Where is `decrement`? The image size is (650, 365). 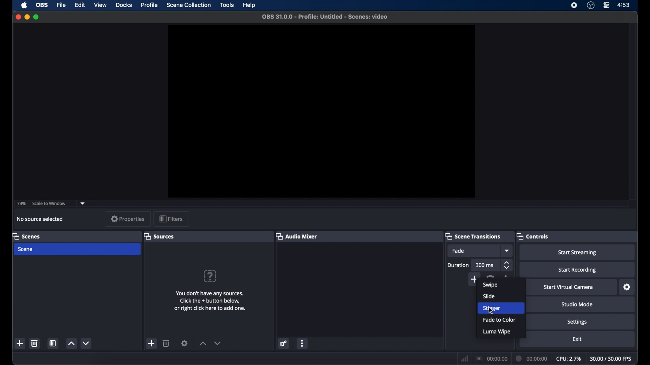
decrement is located at coordinates (217, 343).